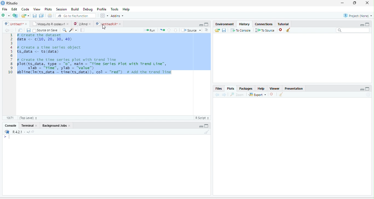  Describe the element at coordinates (41, 15) in the screenshot. I see `Save all open documents` at that location.